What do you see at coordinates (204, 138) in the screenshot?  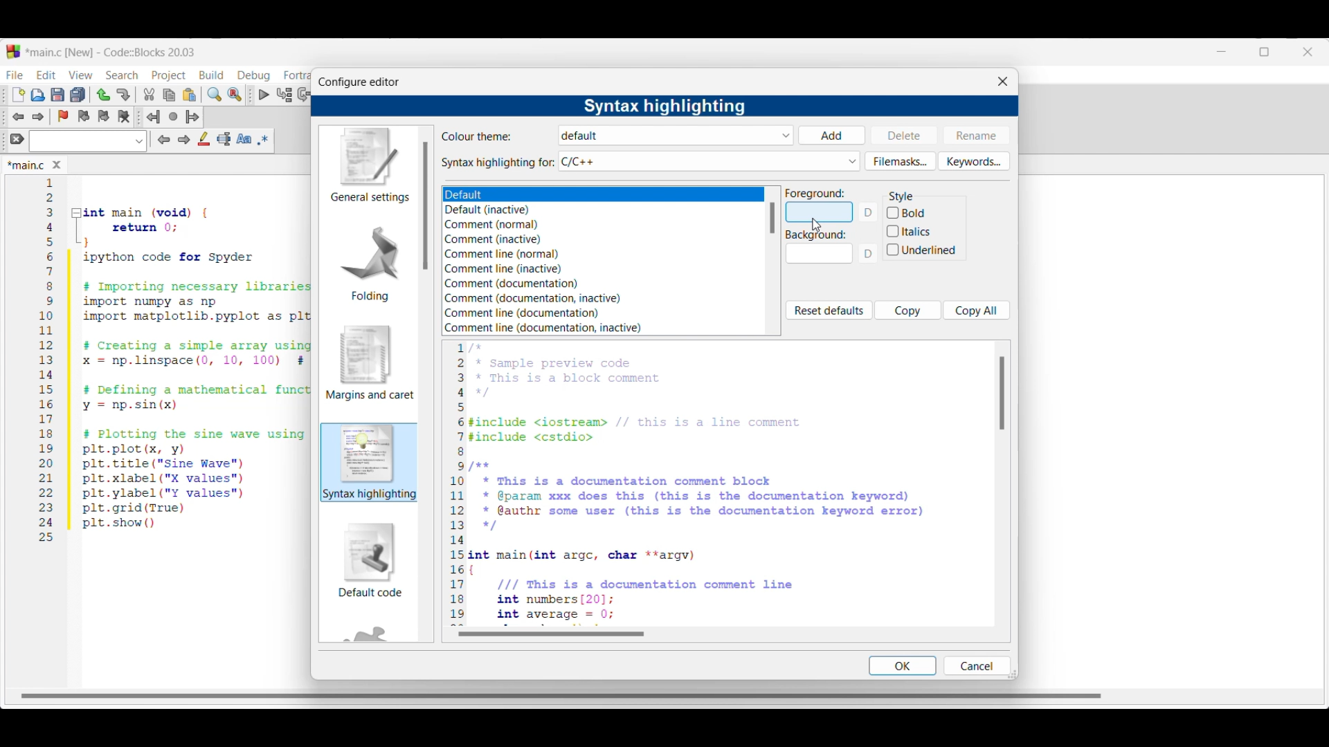 I see `Highlight` at bounding box center [204, 138].